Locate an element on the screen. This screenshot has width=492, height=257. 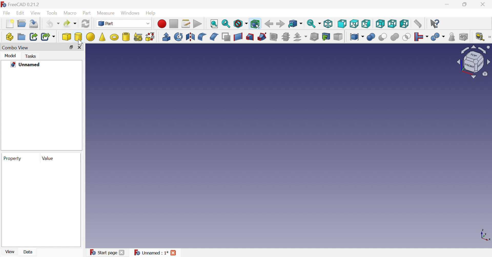
canvas is located at coordinates (298, 157).